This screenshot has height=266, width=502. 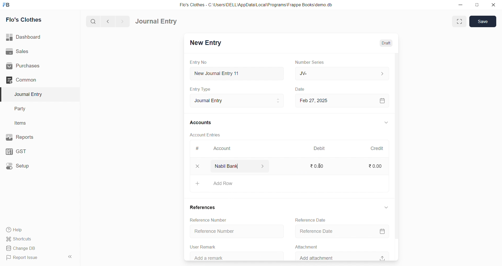 What do you see at coordinates (3, 94) in the screenshot?
I see `selected` at bounding box center [3, 94].